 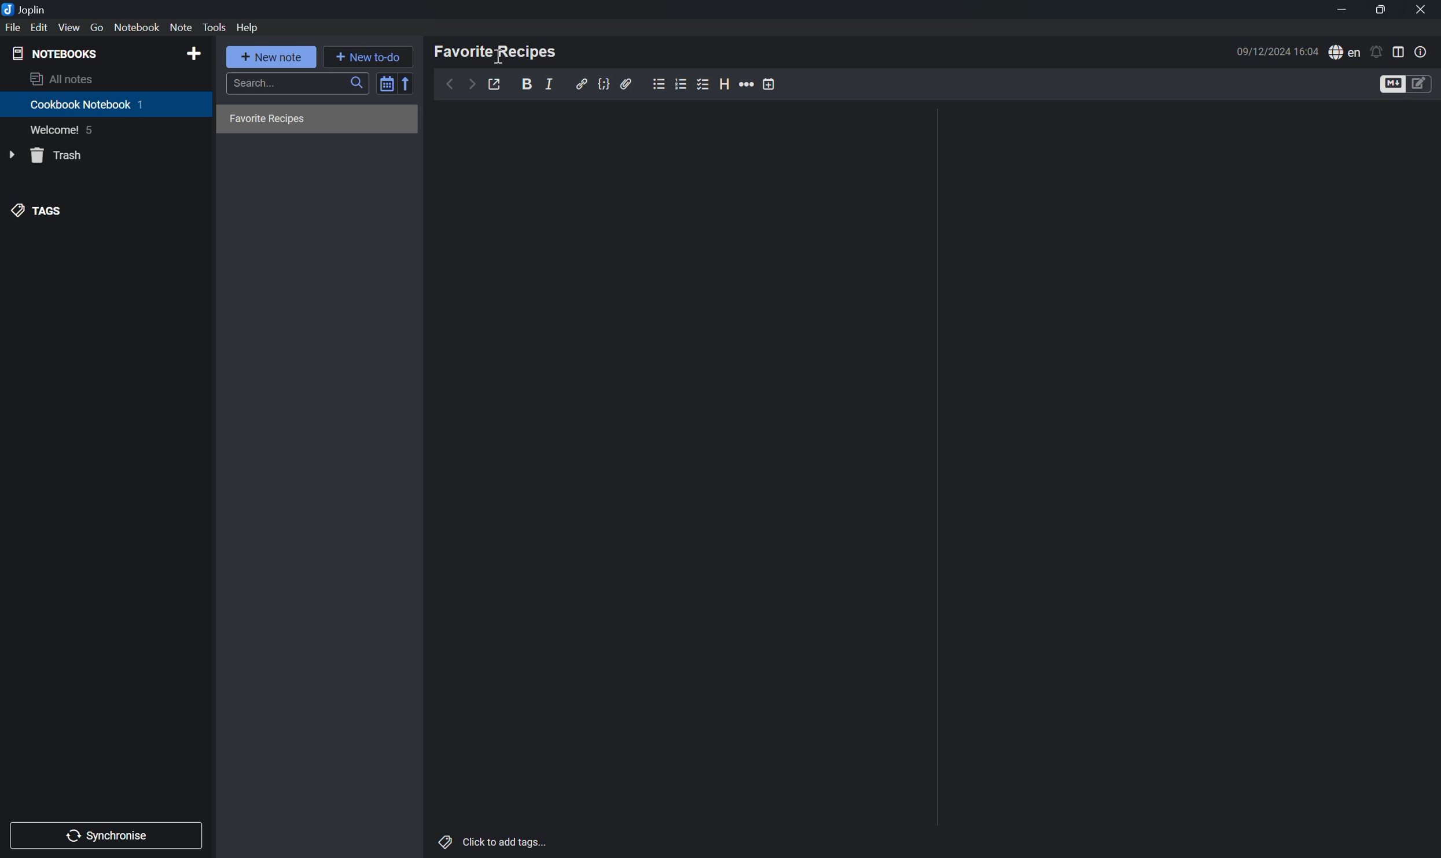 I want to click on Forward, so click(x=471, y=84).